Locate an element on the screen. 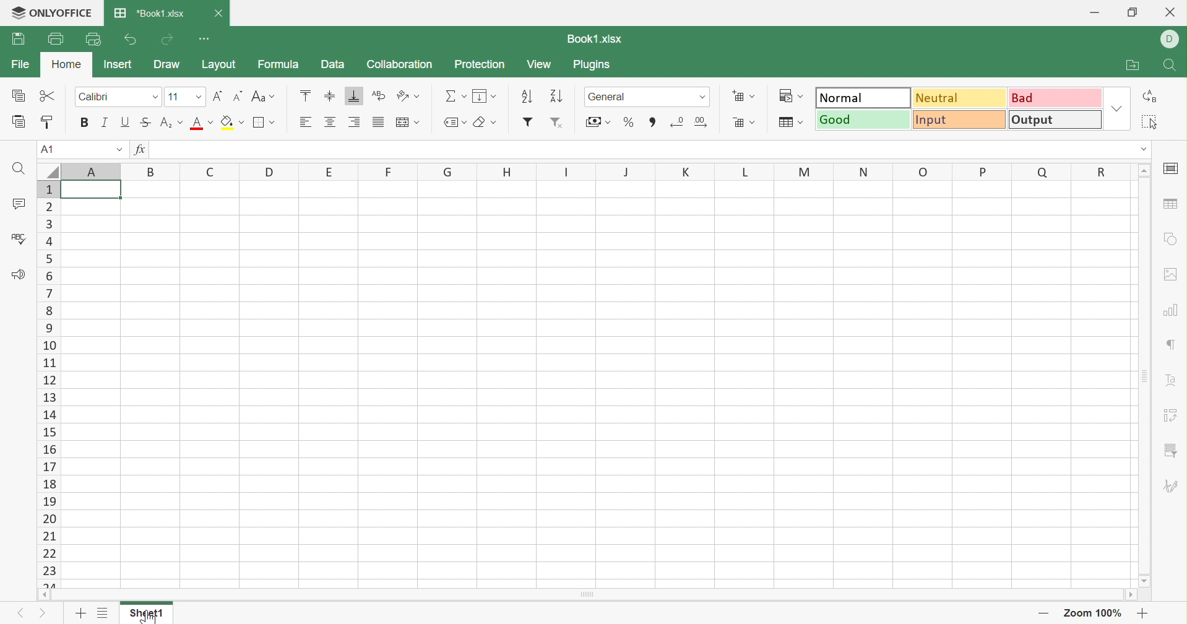 This screenshot has width=1187, height=624. Select all is located at coordinates (1150, 123).